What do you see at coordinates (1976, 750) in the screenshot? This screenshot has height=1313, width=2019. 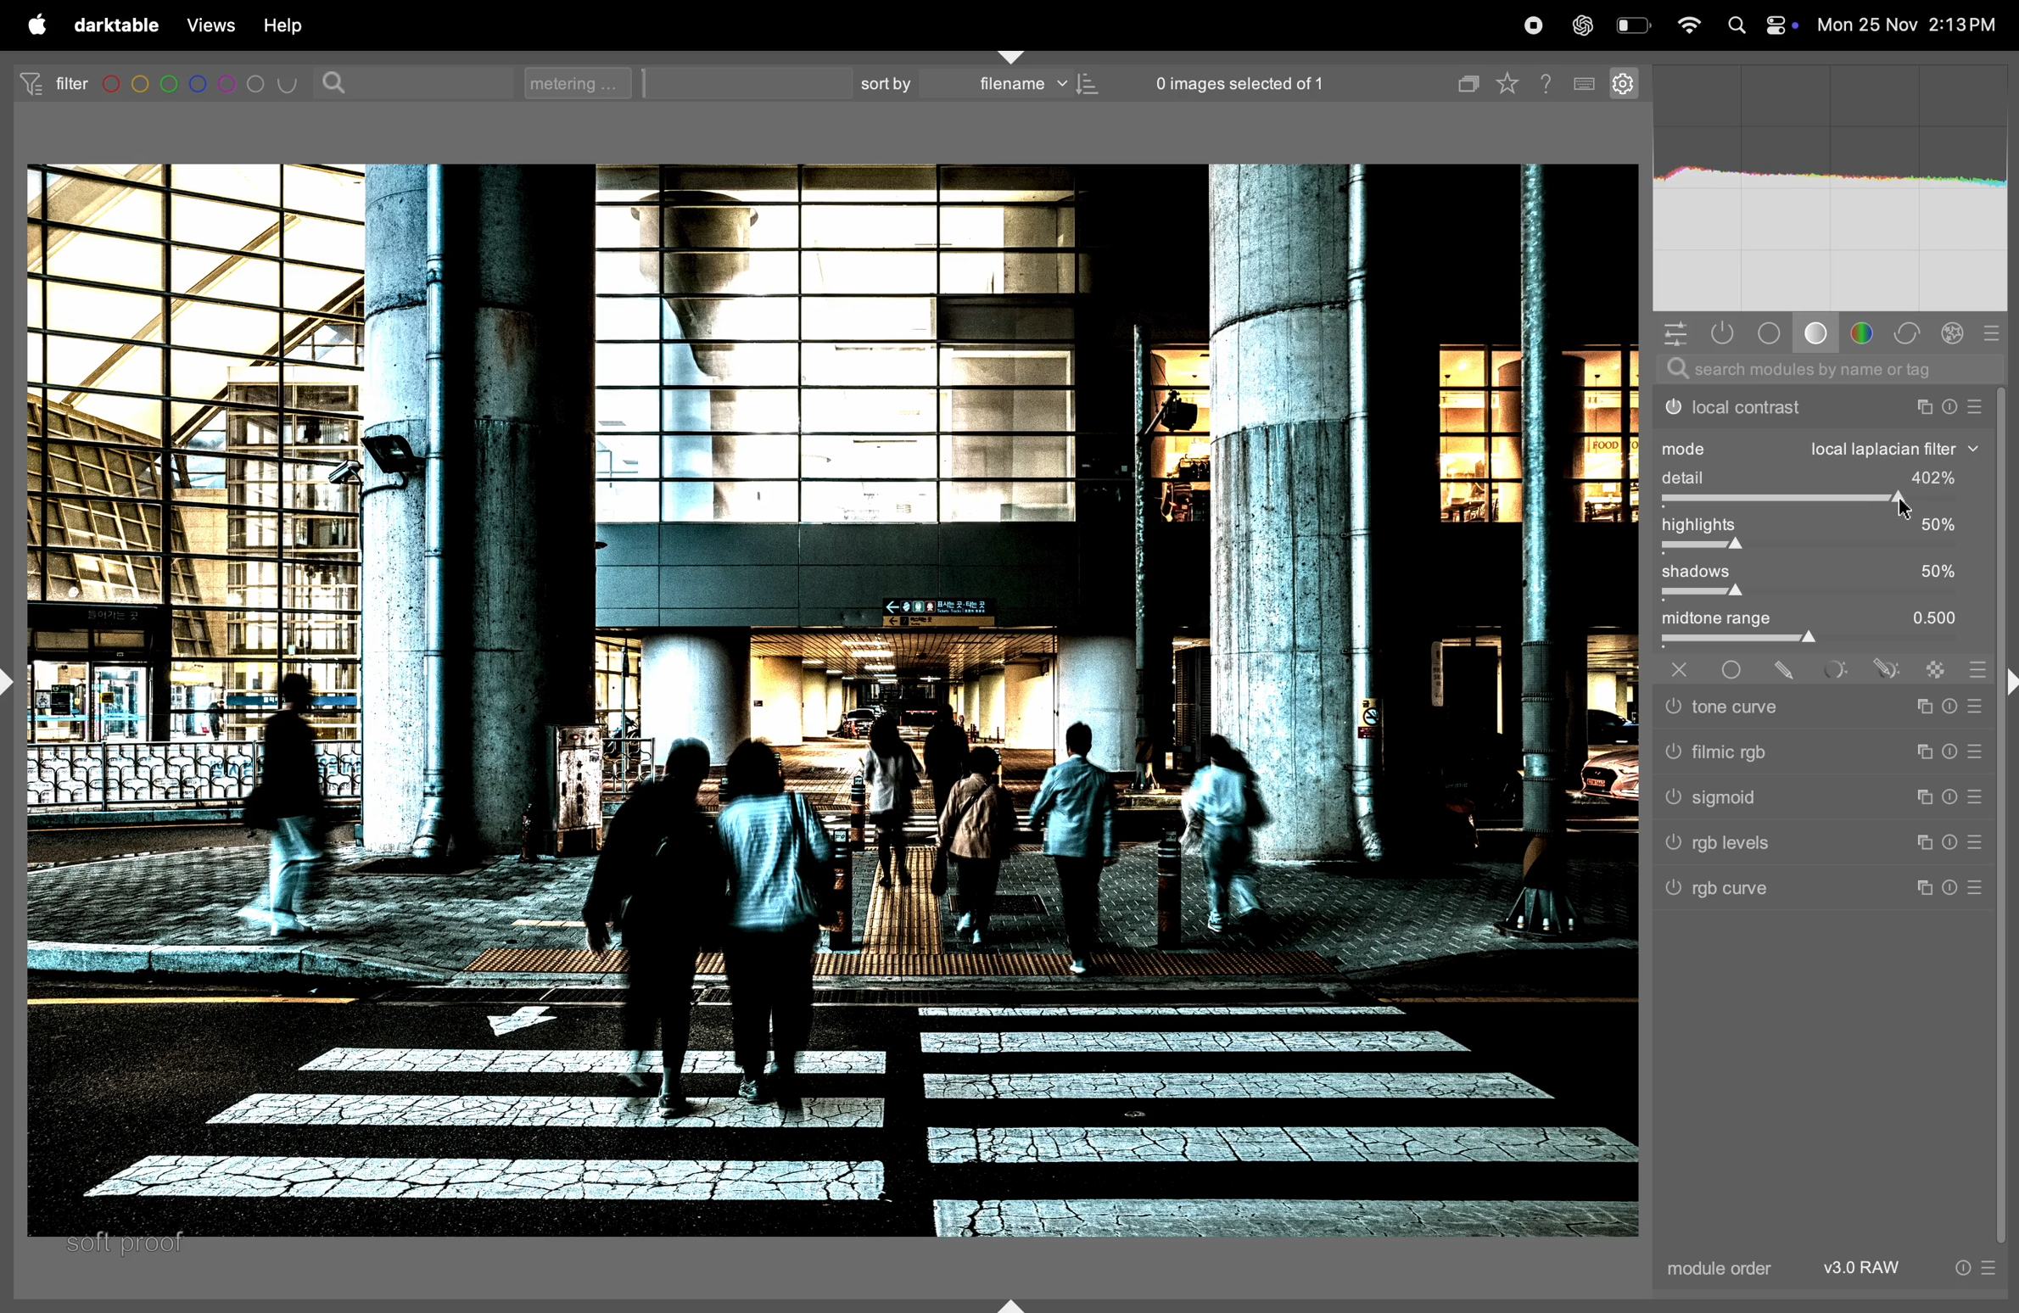 I see `preset` at bounding box center [1976, 750].